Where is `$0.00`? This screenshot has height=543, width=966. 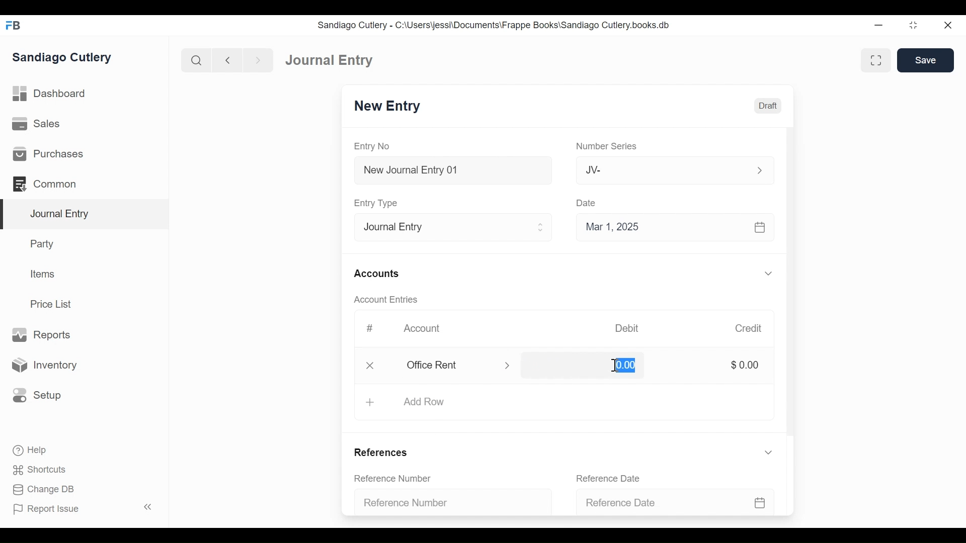 $0.00 is located at coordinates (744, 365).